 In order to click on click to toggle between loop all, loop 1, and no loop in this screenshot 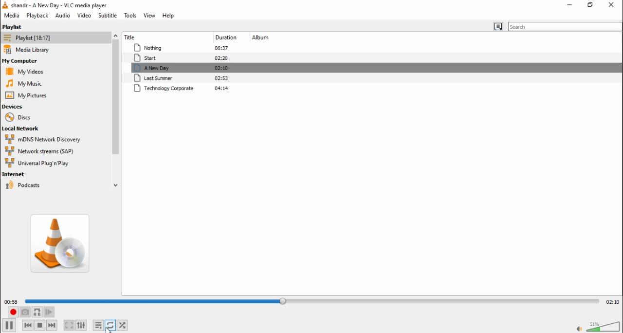, I will do `click(110, 325)`.